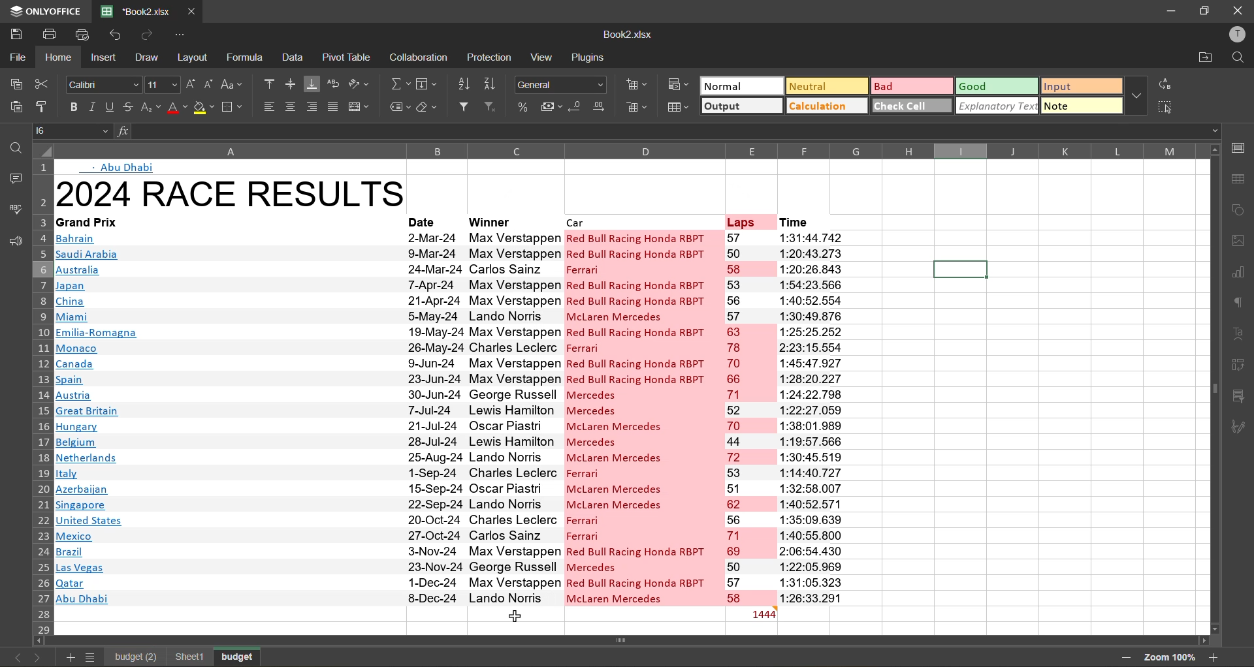 This screenshot has height=667, width=1254. What do you see at coordinates (1240, 243) in the screenshot?
I see `images` at bounding box center [1240, 243].